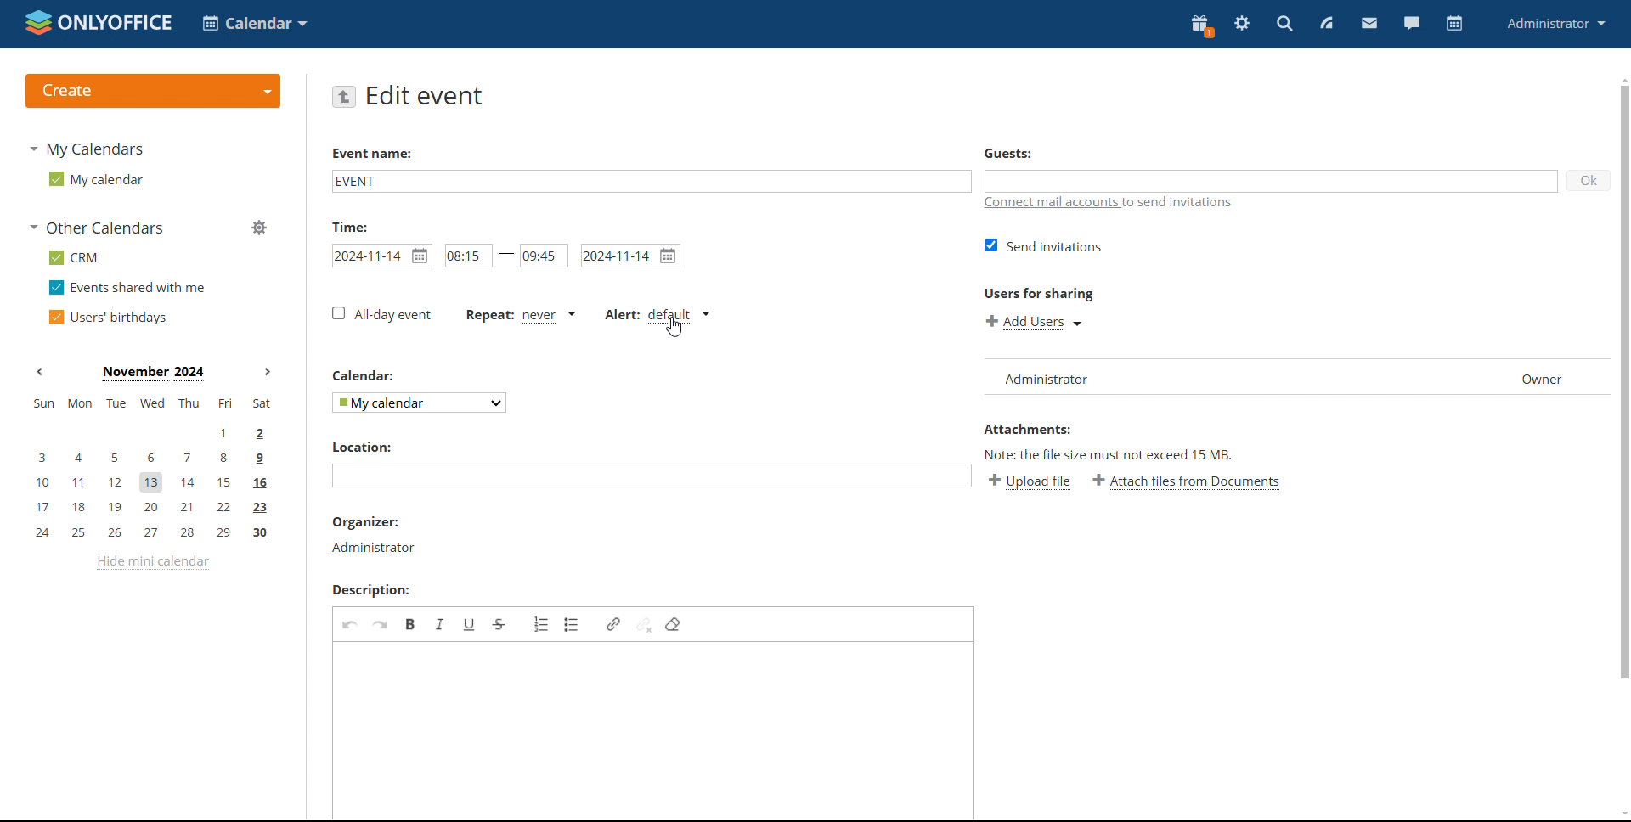 The width and height of the screenshot is (1631, 822). What do you see at coordinates (1272, 182) in the screenshot?
I see `add guests` at bounding box center [1272, 182].